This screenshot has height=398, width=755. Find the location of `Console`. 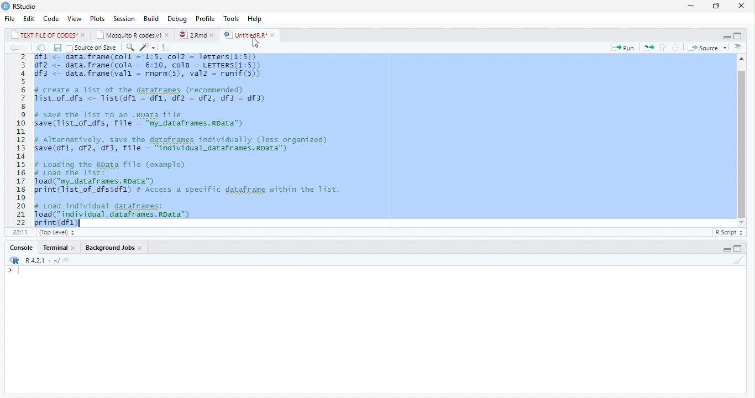

Console is located at coordinates (376, 330).